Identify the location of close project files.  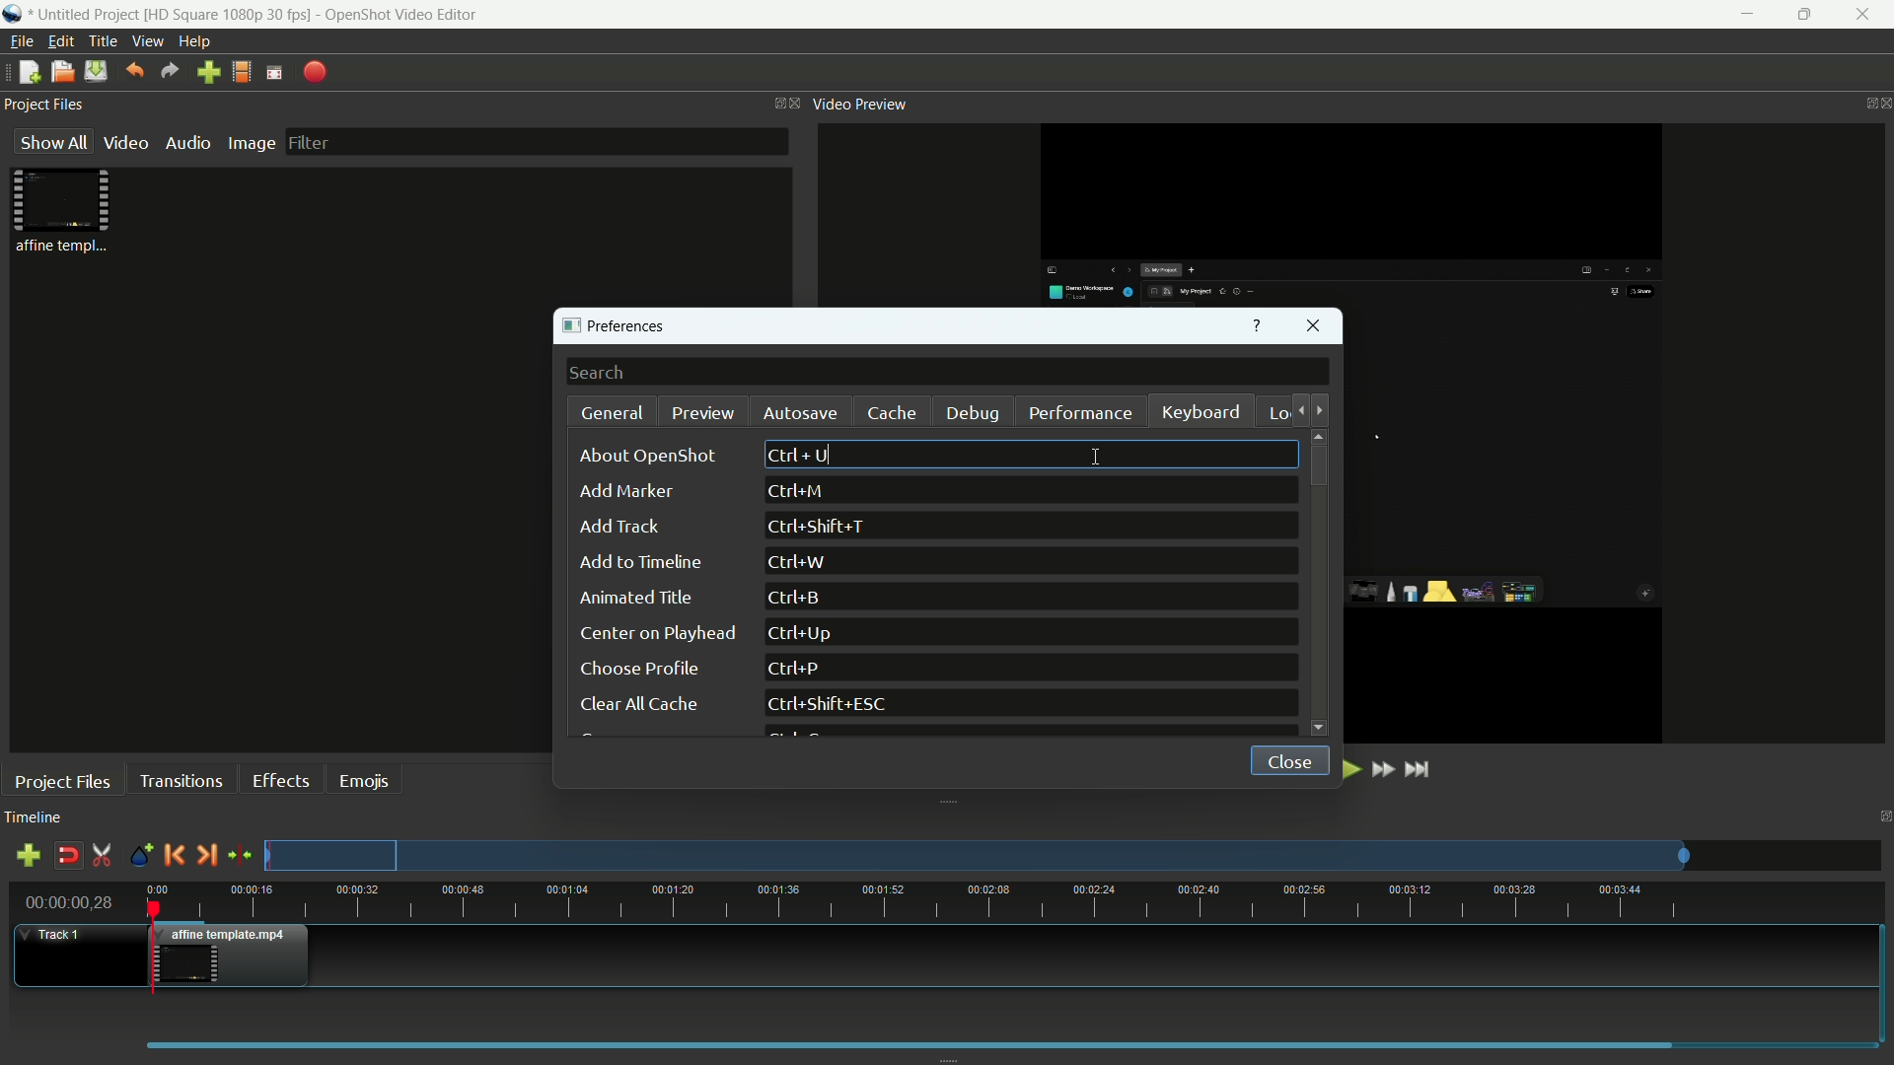
(791, 104).